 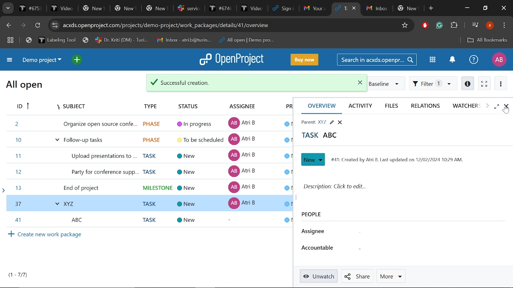 I want to click on #41: Created by Atri 8. Last updated on 12/02/2024 1029 AM., so click(x=402, y=159).